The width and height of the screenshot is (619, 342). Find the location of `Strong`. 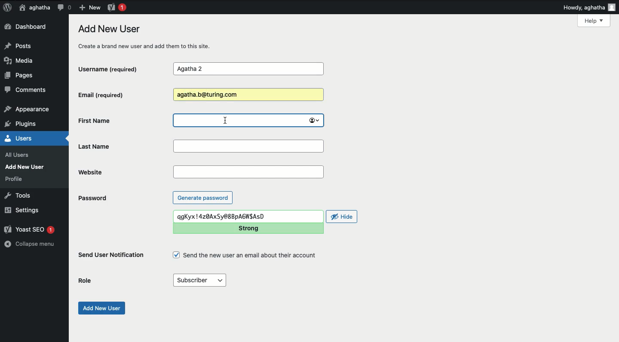

Strong is located at coordinates (248, 228).